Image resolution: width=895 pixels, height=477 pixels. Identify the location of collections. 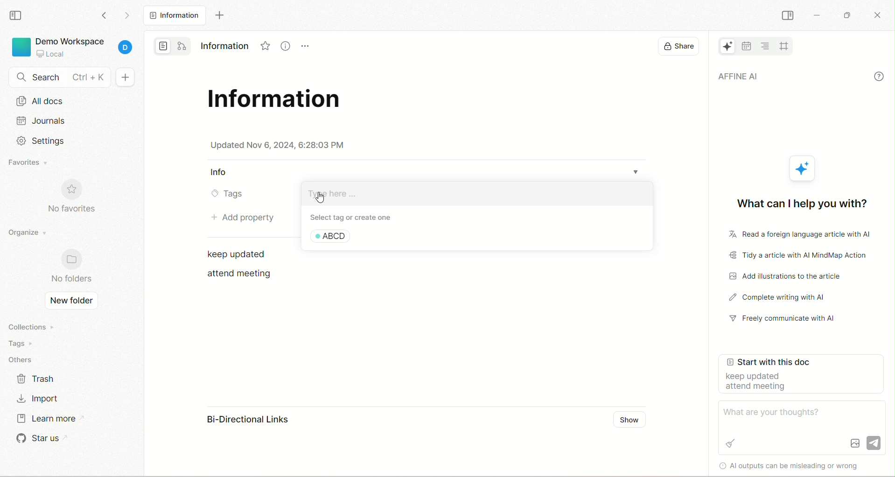
(29, 326).